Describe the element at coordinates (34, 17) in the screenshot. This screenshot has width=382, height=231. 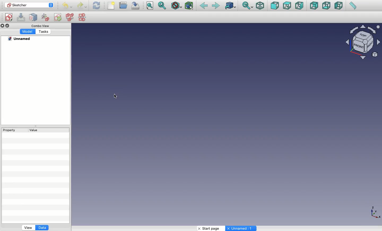
I see `Map sketch to face` at that location.